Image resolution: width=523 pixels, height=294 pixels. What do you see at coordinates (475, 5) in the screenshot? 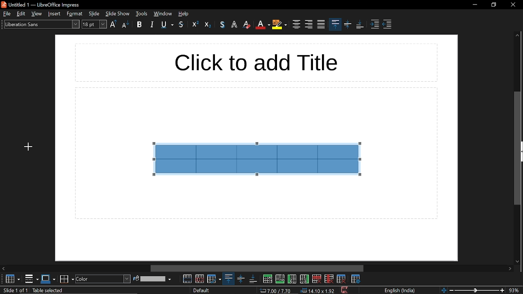
I see `minimize` at bounding box center [475, 5].